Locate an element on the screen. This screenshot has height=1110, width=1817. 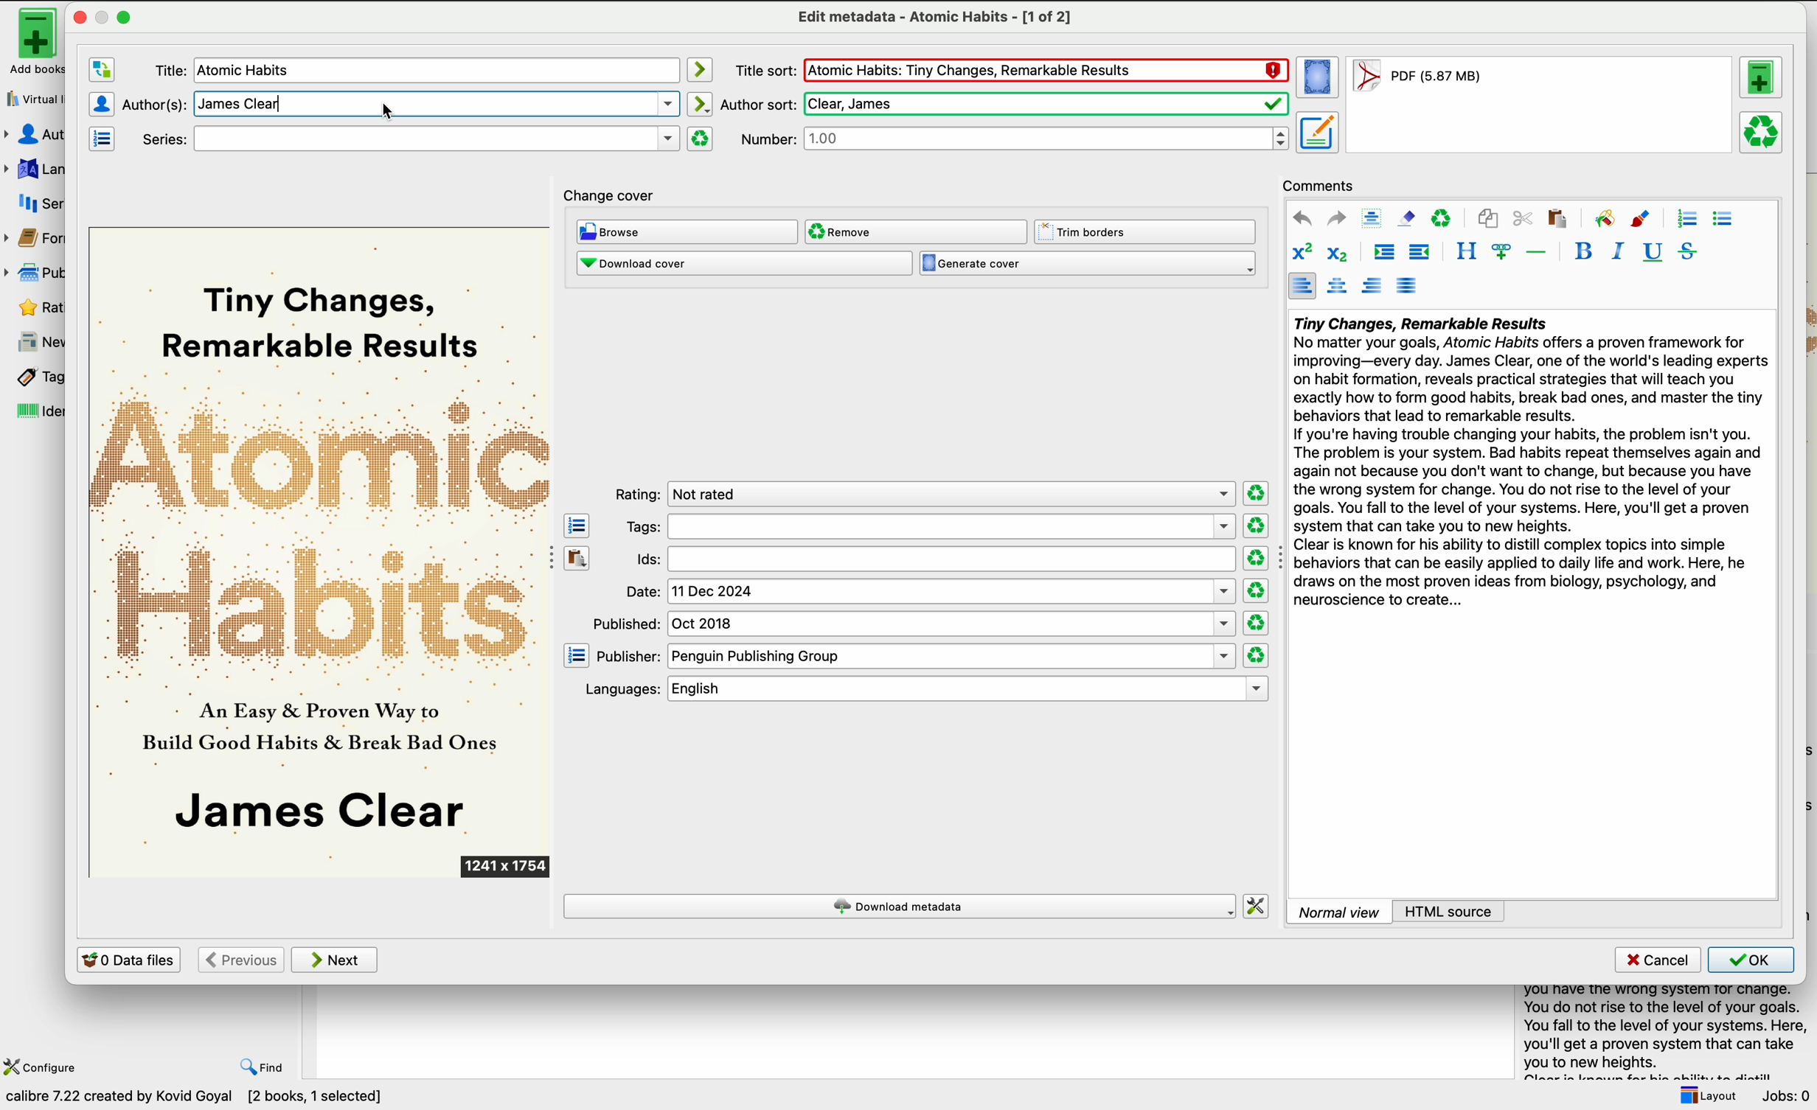
author(s) is located at coordinates (154, 105).